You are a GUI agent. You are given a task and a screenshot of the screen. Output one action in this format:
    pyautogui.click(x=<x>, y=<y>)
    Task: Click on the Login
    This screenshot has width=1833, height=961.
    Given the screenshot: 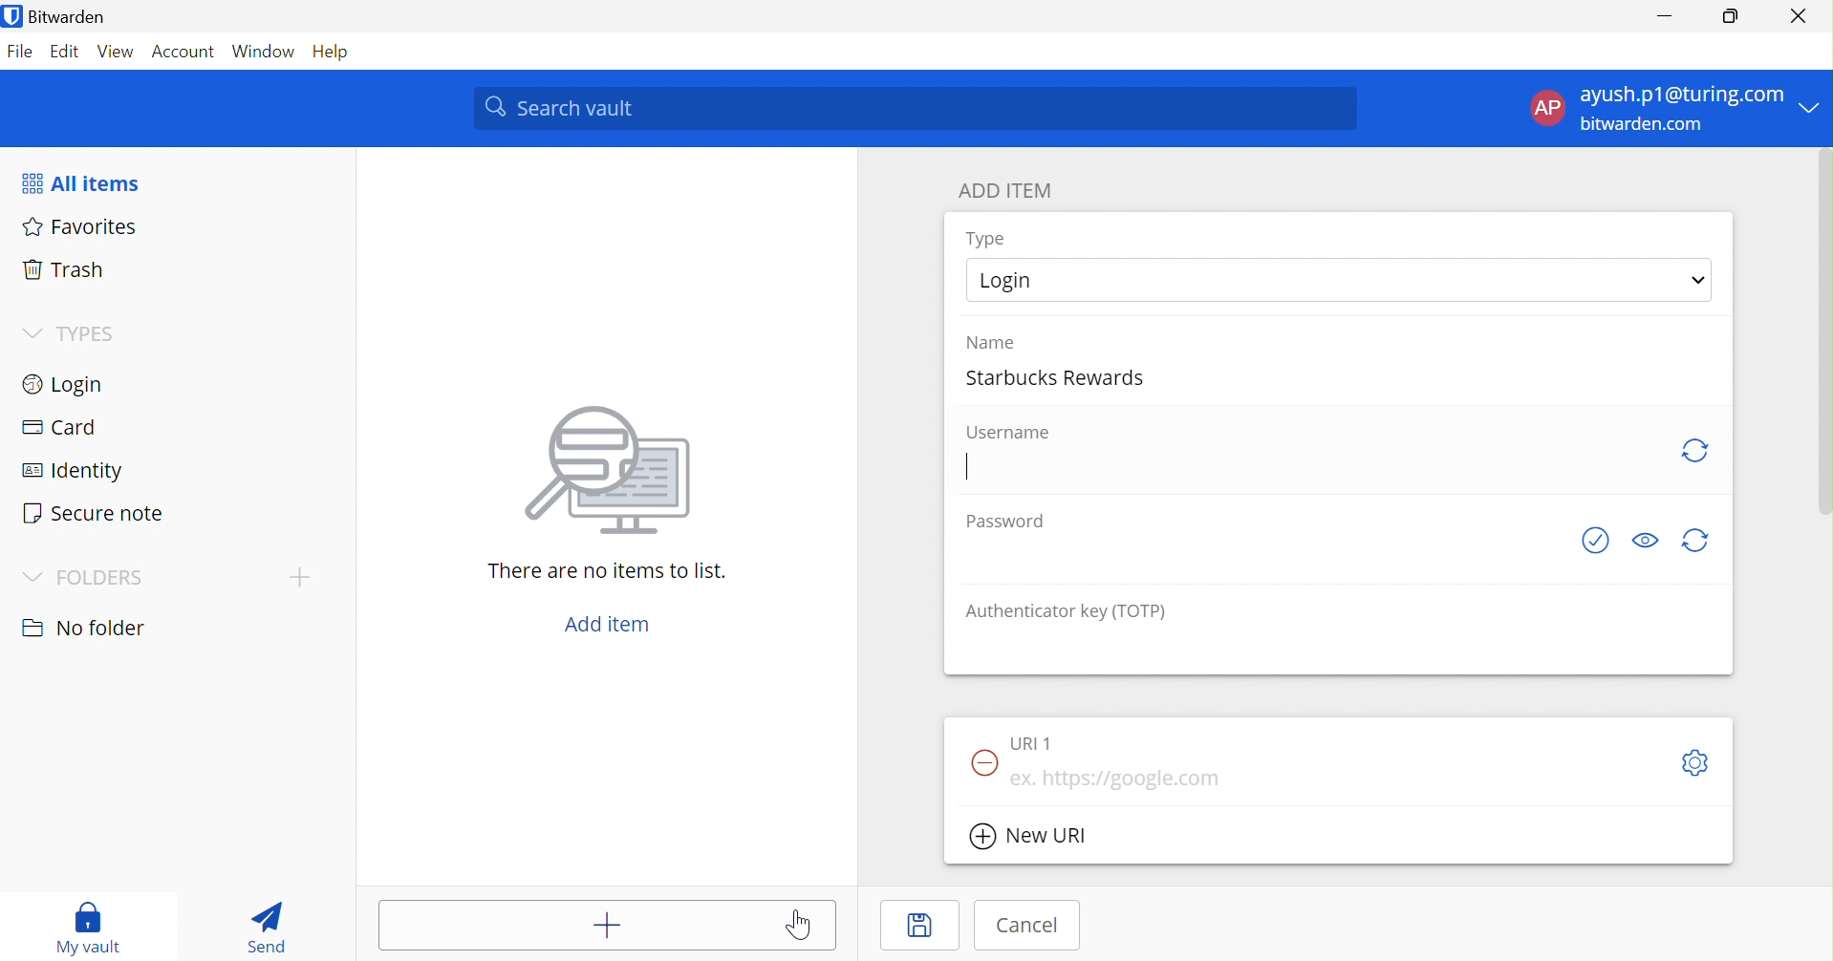 What is the action you would take?
    pyautogui.click(x=61, y=387)
    